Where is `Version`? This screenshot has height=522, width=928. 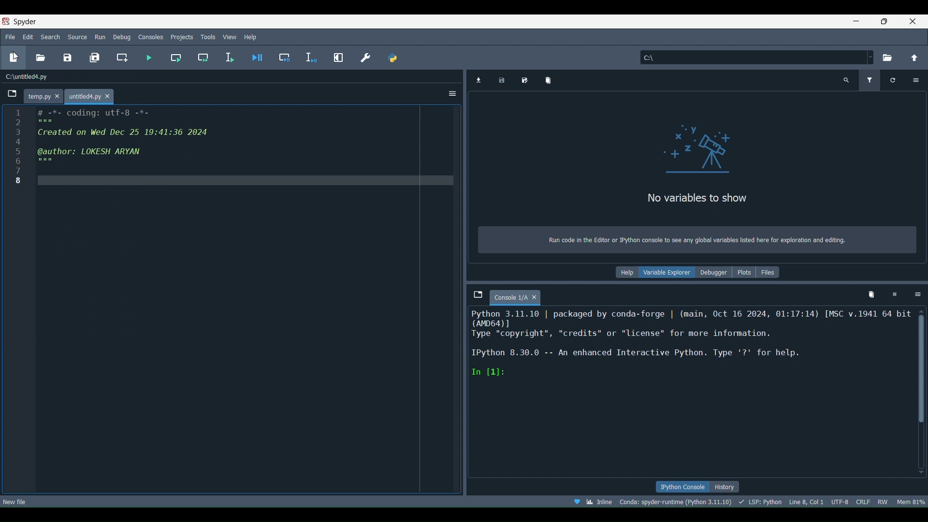 Version is located at coordinates (678, 501).